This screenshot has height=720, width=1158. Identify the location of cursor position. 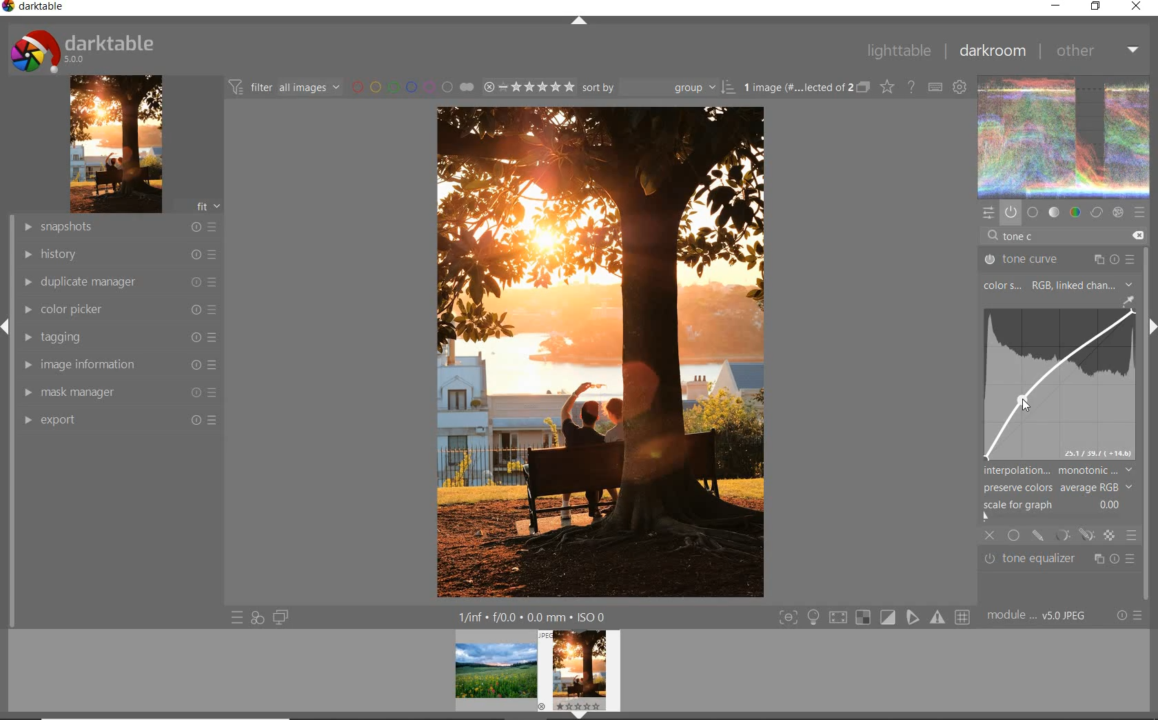
(1023, 401).